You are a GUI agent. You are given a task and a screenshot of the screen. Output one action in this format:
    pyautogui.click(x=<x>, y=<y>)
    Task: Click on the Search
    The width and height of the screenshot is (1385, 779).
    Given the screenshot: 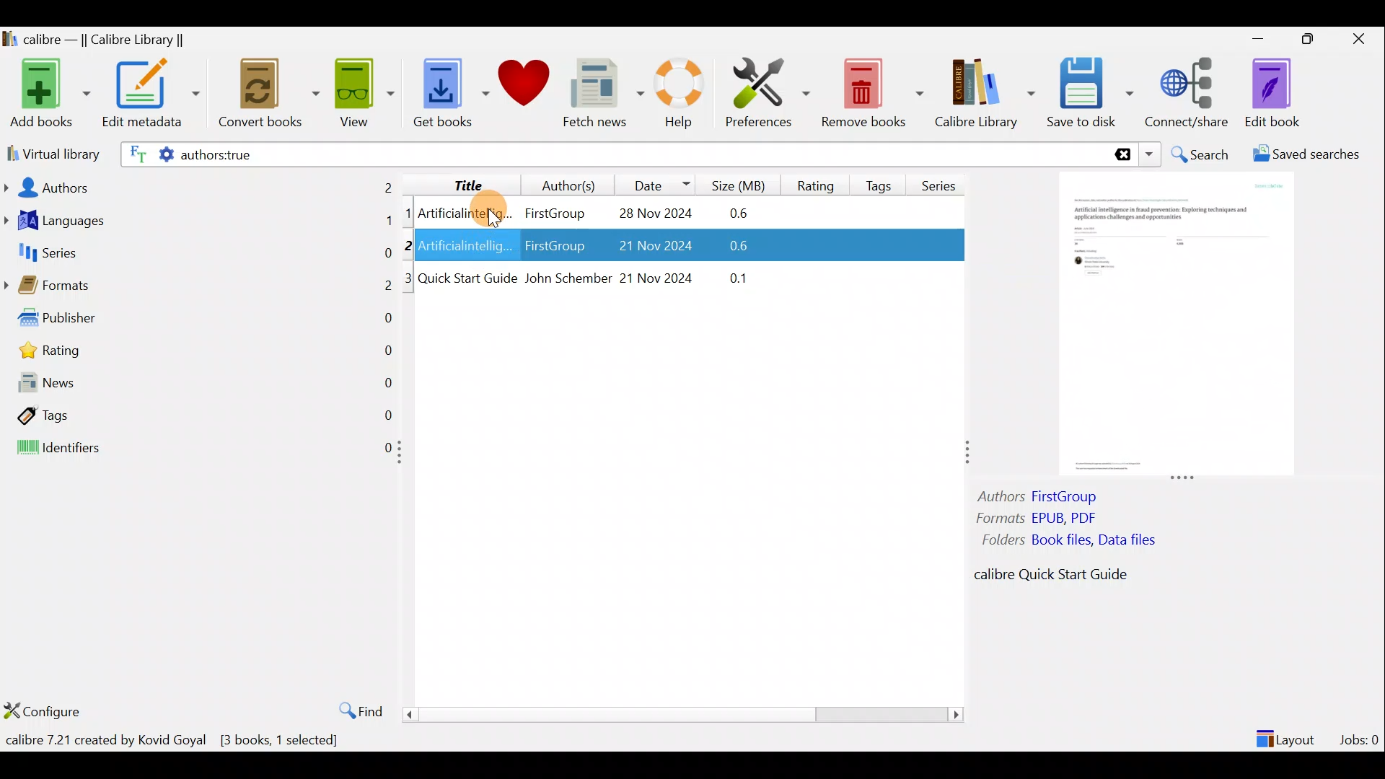 What is the action you would take?
    pyautogui.click(x=1202, y=154)
    